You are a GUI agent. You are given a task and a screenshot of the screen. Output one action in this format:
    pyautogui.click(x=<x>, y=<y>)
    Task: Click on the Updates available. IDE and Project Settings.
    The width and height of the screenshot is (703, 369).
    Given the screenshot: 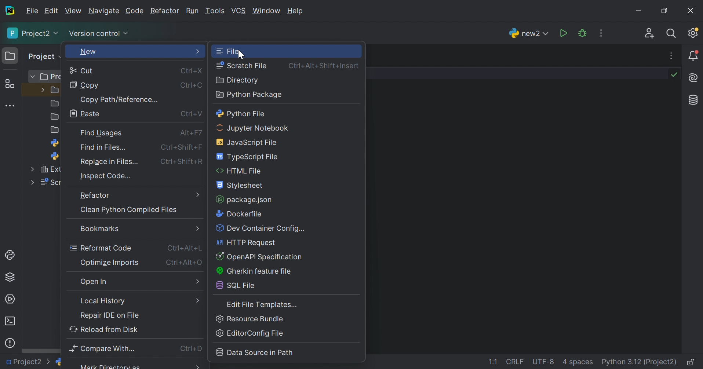 What is the action you would take?
    pyautogui.click(x=694, y=34)
    